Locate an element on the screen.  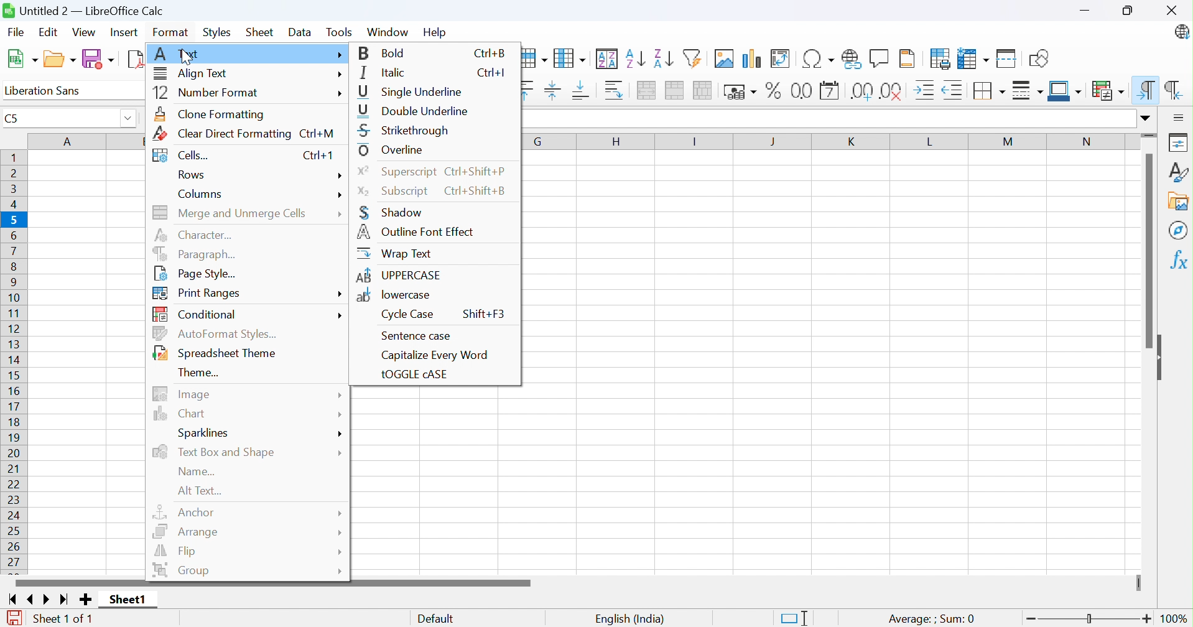
More is located at coordinates (341, 75).